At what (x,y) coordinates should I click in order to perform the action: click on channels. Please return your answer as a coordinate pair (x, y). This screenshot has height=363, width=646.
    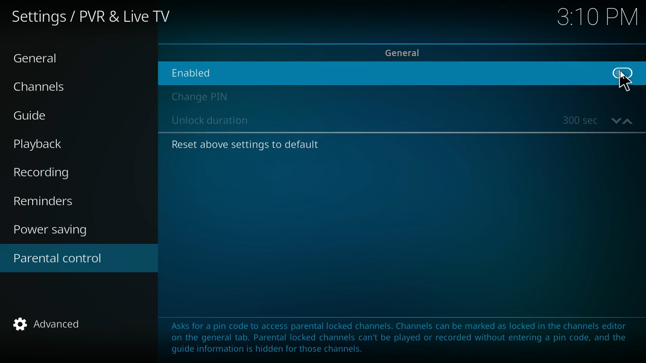
    Looking at the image, I should click on (48, 89).